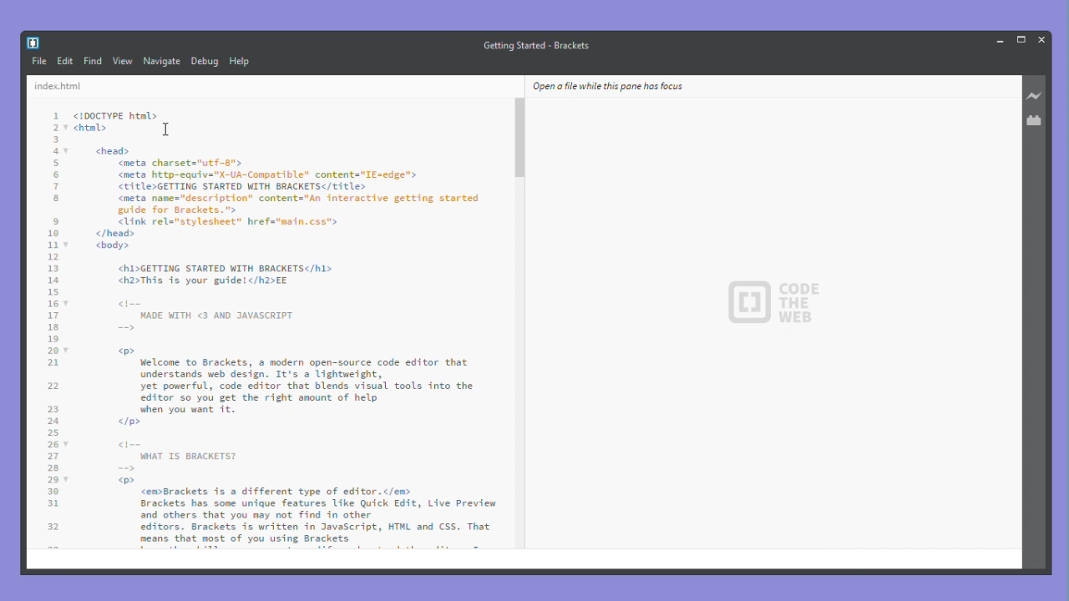 The width and height of the screenshot is (1069, 601). Describe the element at coordinates (1043, 38) in the screenshot. I see `Close` at that location.